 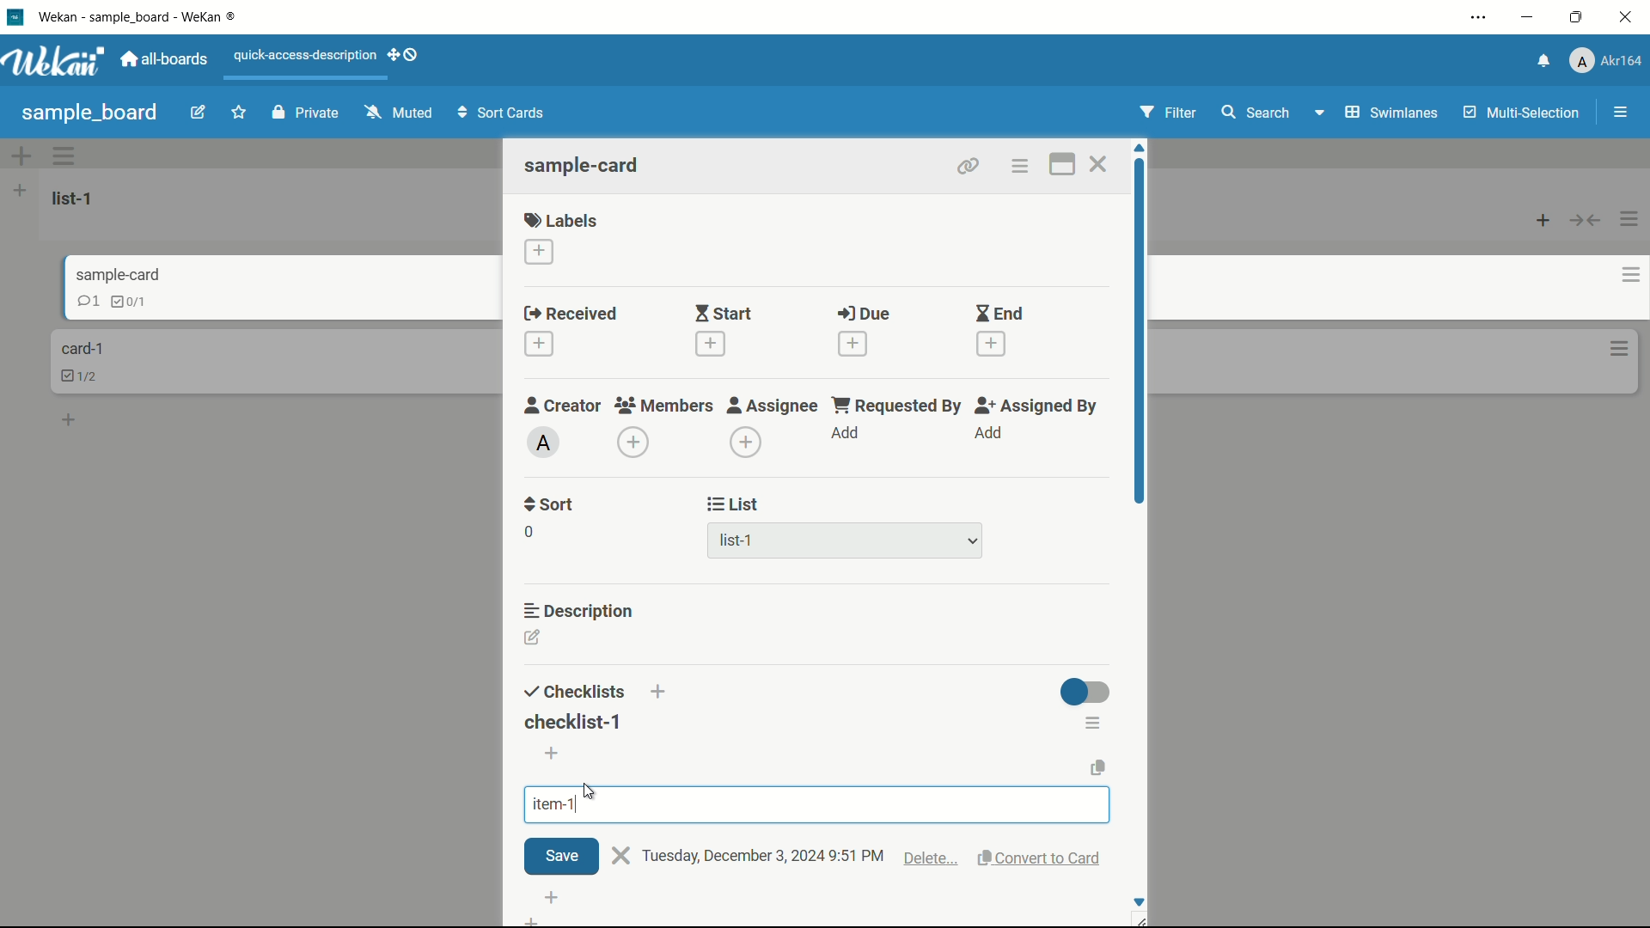 What do you see at coordinates (305, 56) in the screenshot?
I see `quick-access-description` at bounding box center [305, 56].